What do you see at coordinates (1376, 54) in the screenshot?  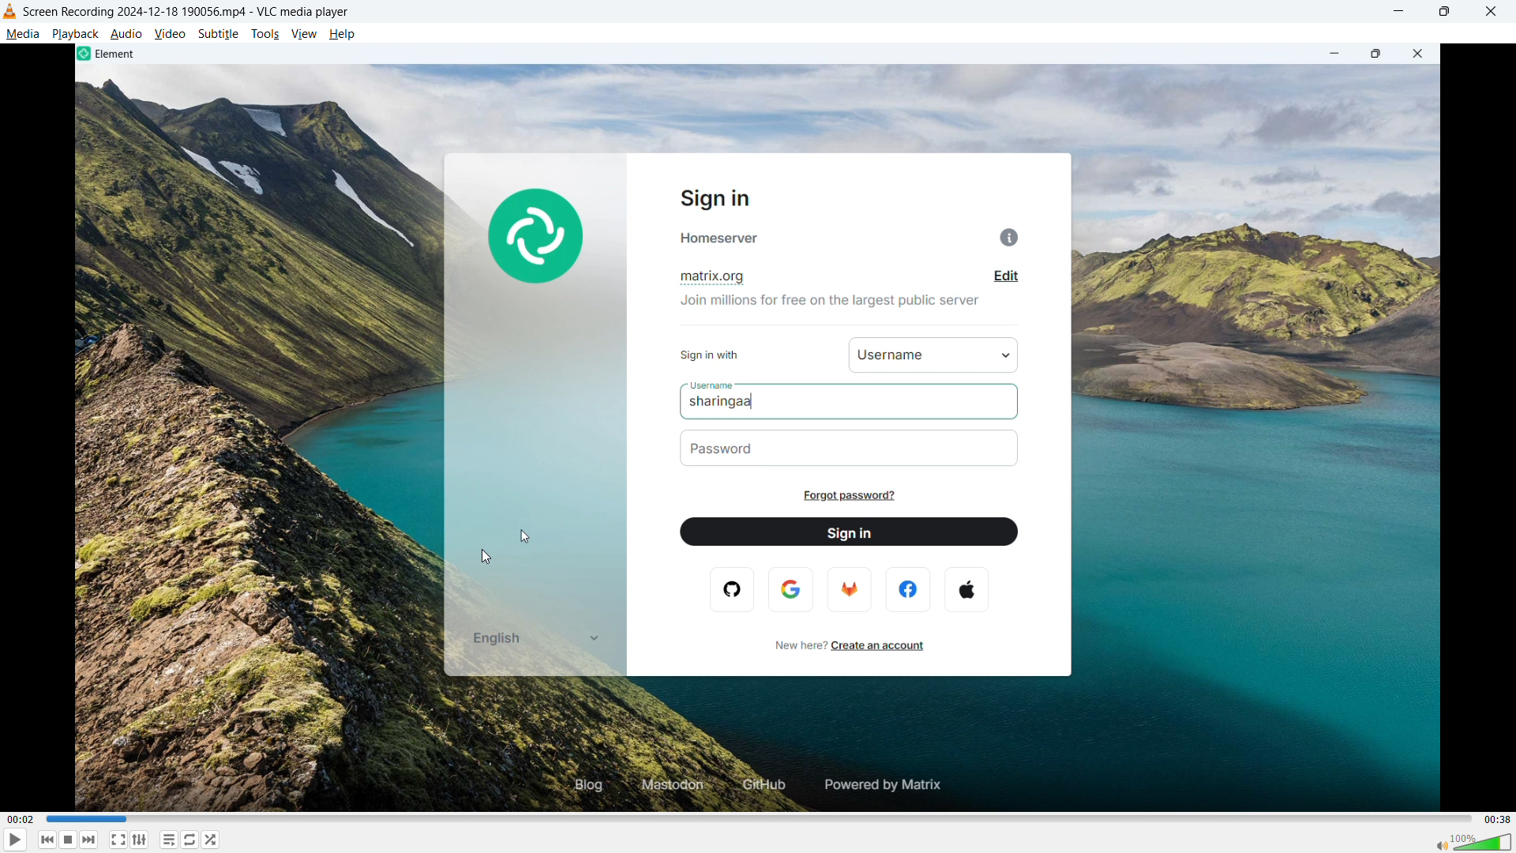 I see `Maximize` at bounding box center [1376, 54].